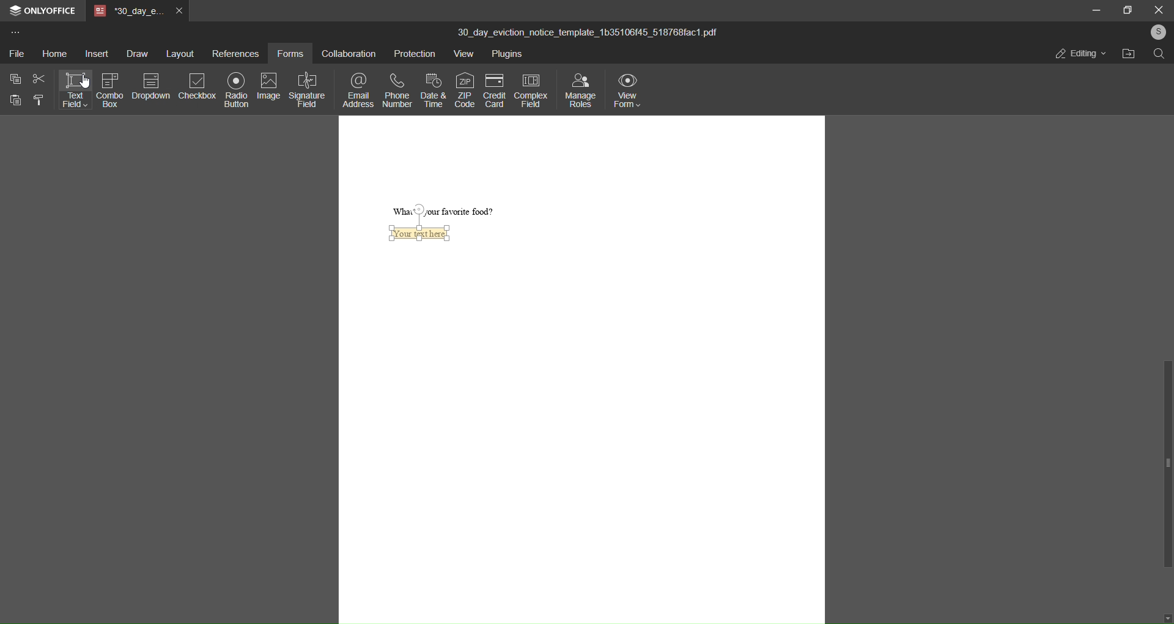 The width and height of the screenshot is (1174, 624). Describe the element at coordinates (1095, 10) in the screenshot. I see `minimize` at that location.